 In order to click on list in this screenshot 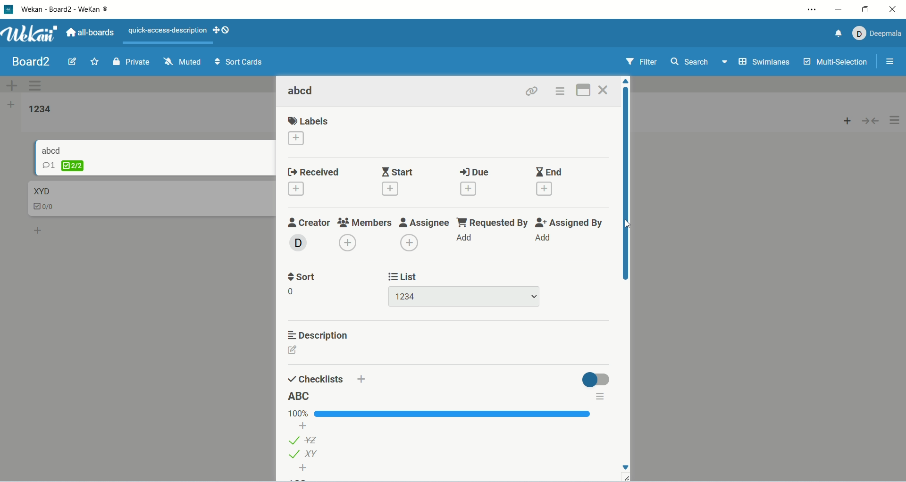, I will do `click(304, 454)`.